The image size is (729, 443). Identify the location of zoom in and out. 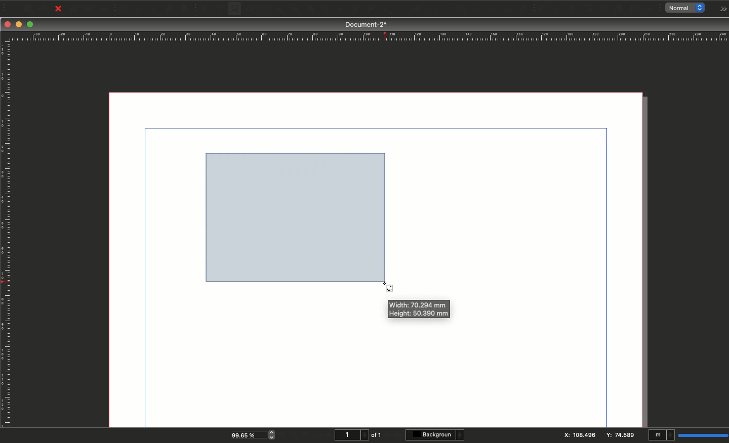
(273, 434).